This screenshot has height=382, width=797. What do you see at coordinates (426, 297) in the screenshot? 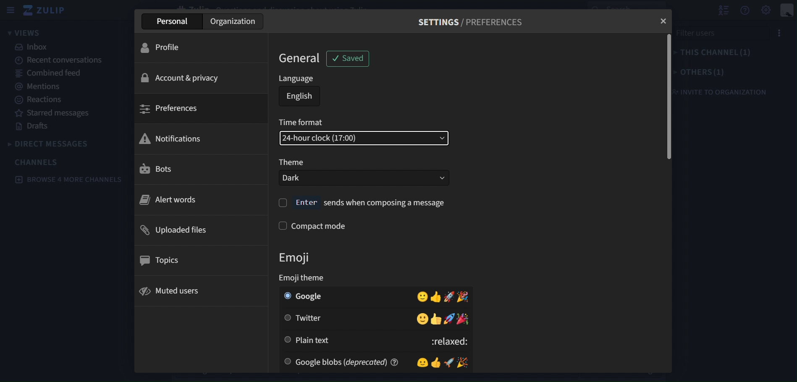
I see `Emojis` at bounding box center [426, 297].